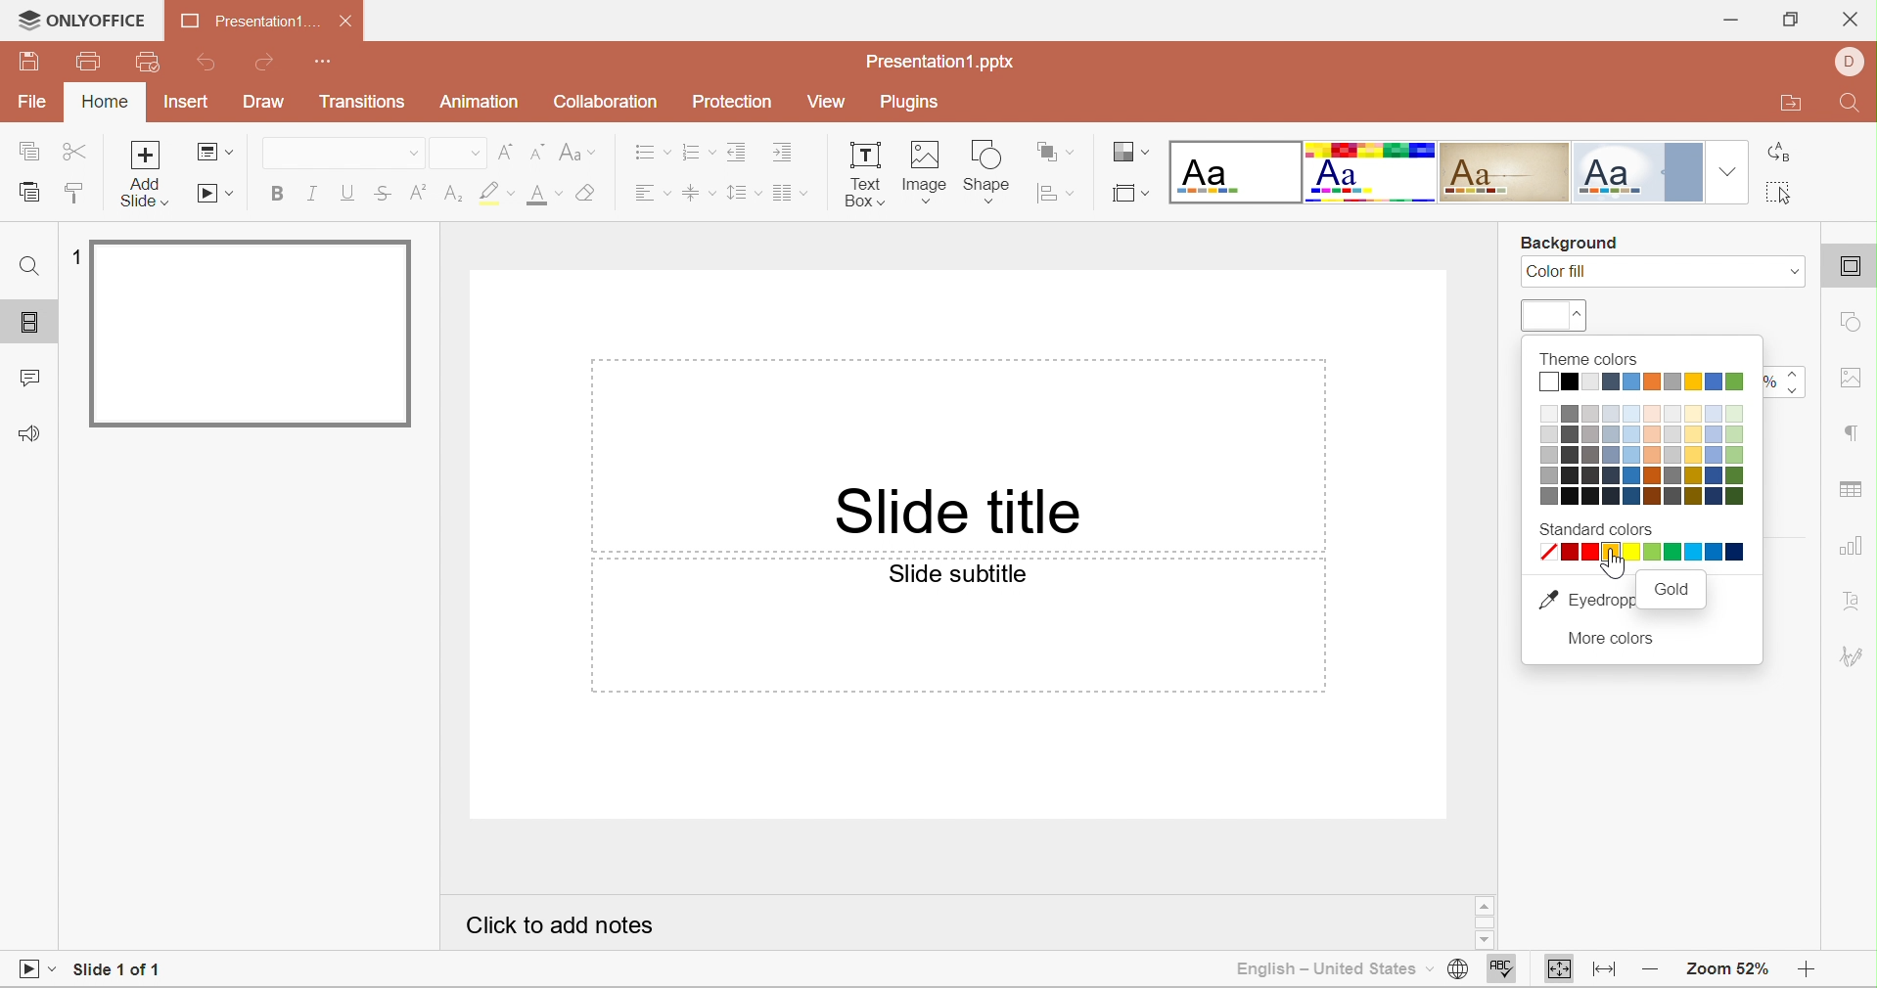 Image resolution: width=1877 pixels, height=988 pixels. What do you see at coordinates (216, 194) in the screenshot?
I see `Start Slideshow` at bounding box center [216, 194].